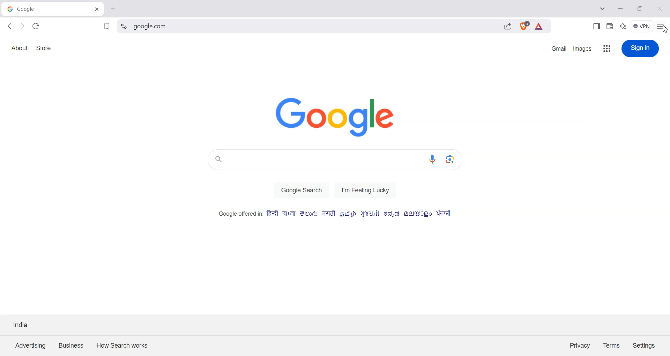 Image resolution: width=670 pixels, height=356 pixels. What do you see at coordinates (603, 9) in the screenshot?
I see `Search tab` at bounding box center [603, 9].